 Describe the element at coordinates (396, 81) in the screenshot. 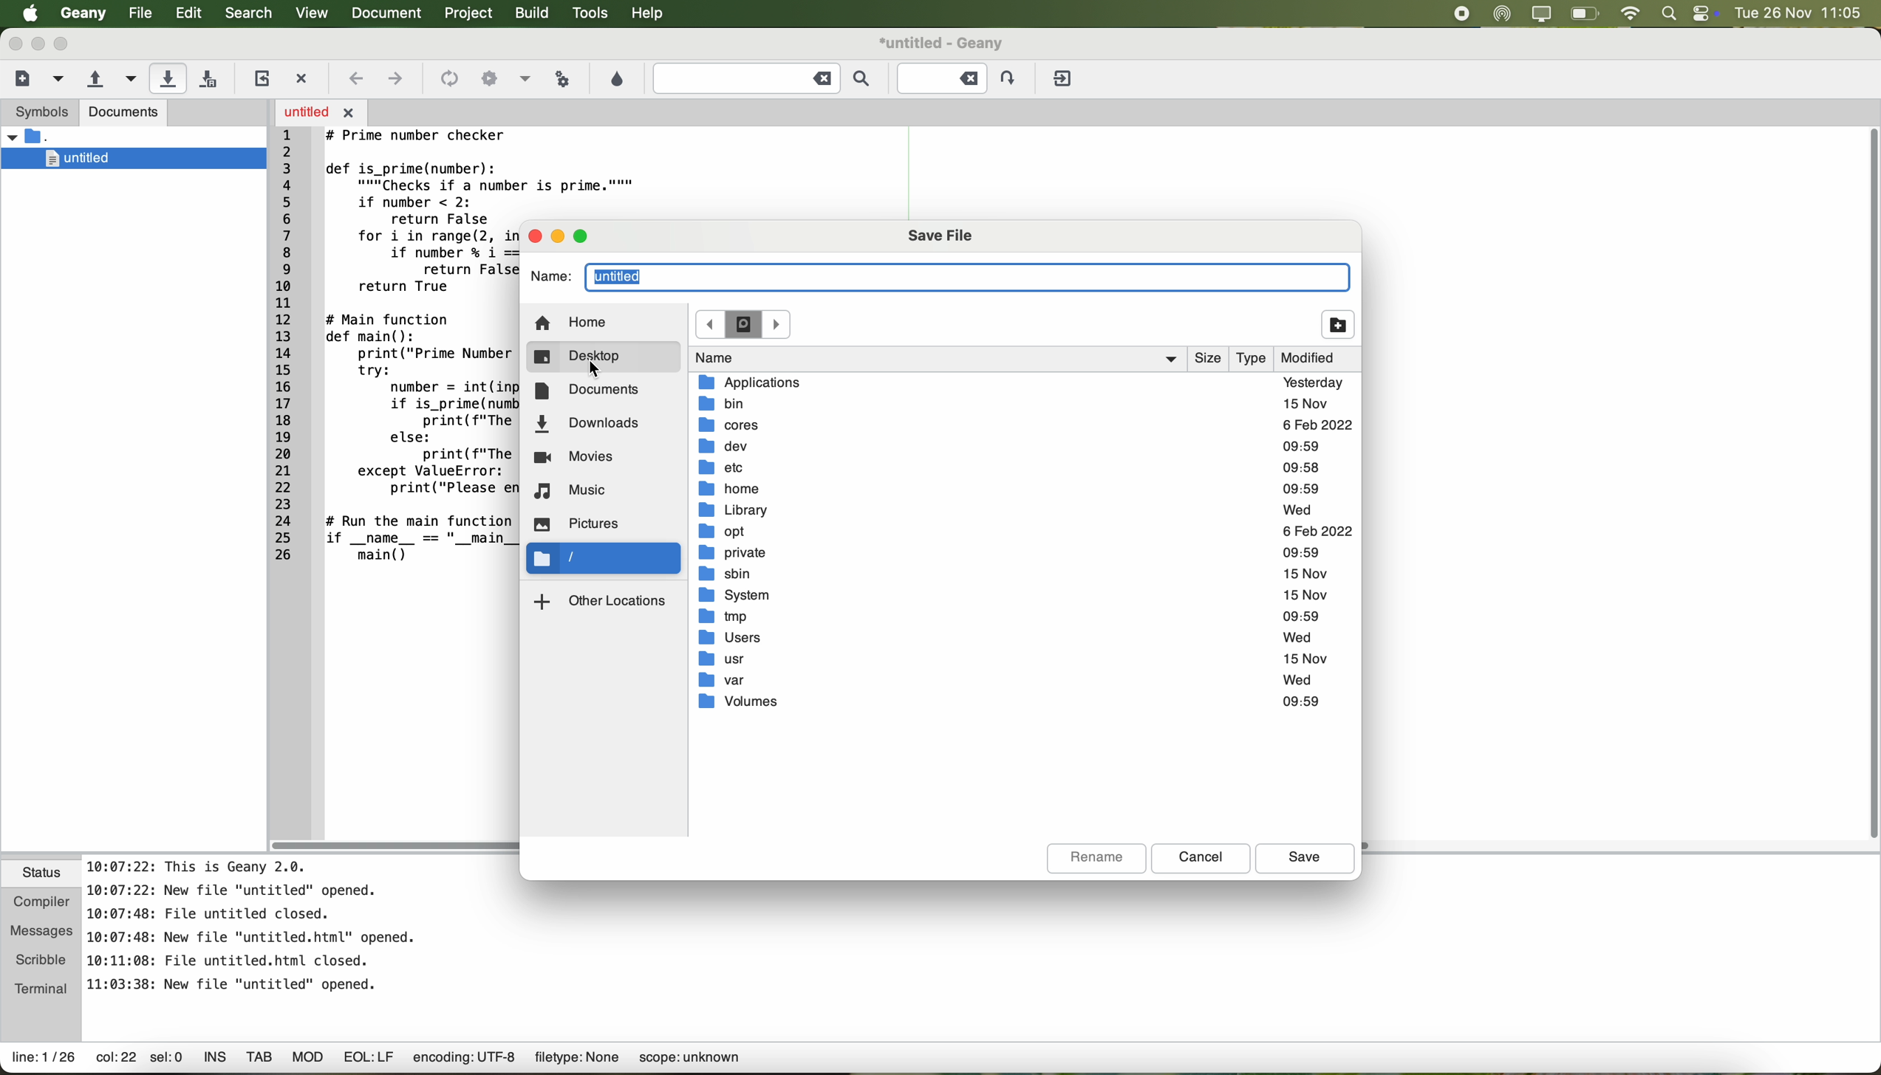

I see `navigate foward` at that location.